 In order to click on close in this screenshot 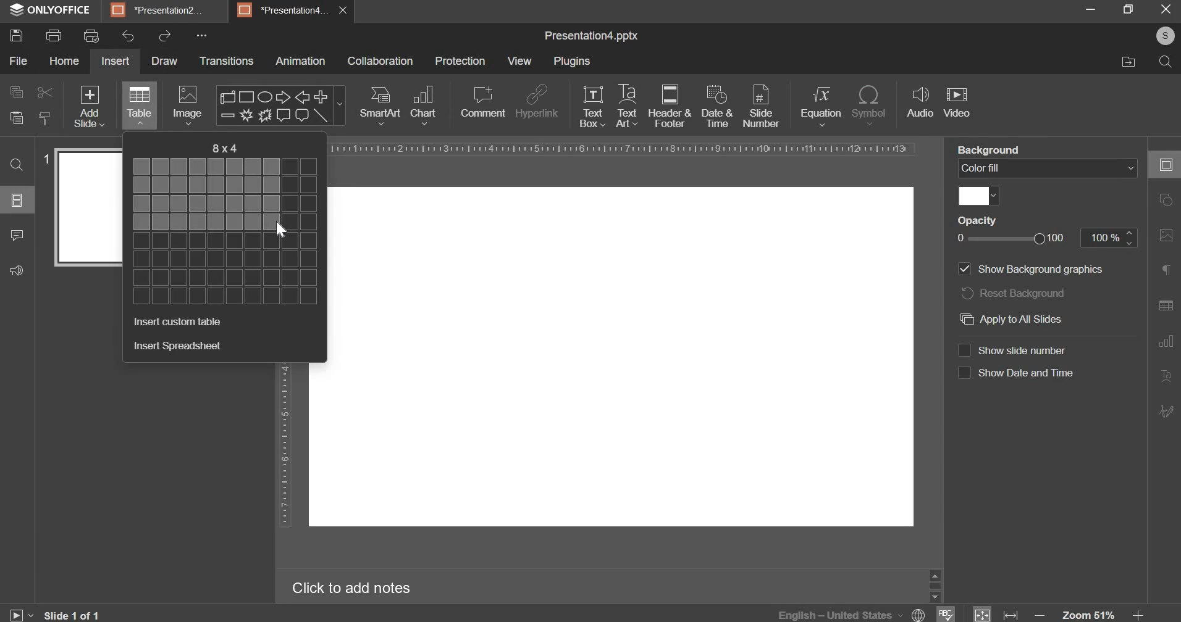, I will do `click(342, 10)`.